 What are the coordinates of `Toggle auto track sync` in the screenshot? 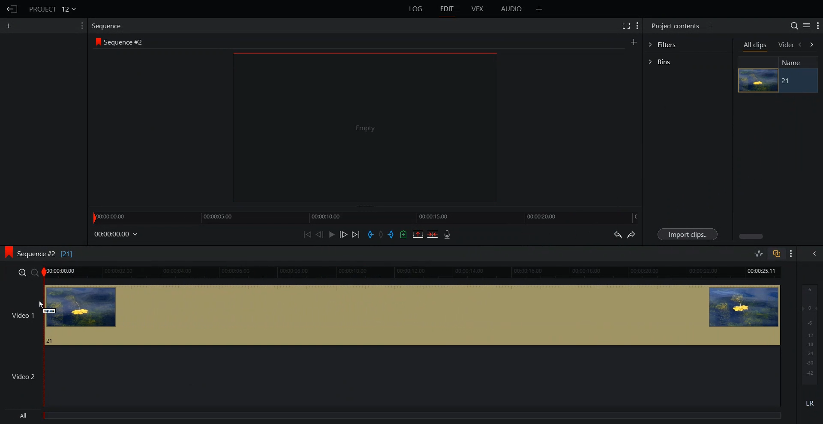 It's located at (776, 254).